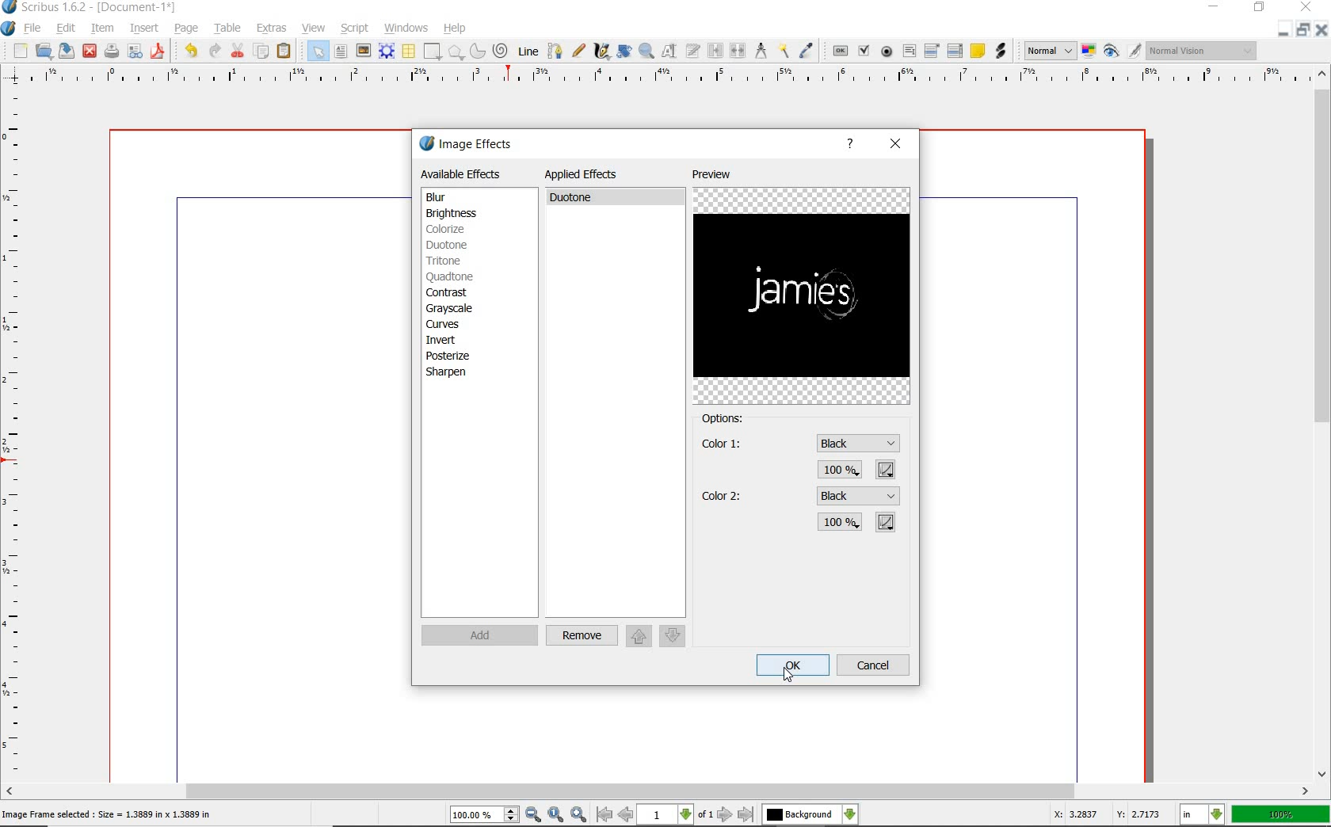  I want to click on open, so click(44, 51).